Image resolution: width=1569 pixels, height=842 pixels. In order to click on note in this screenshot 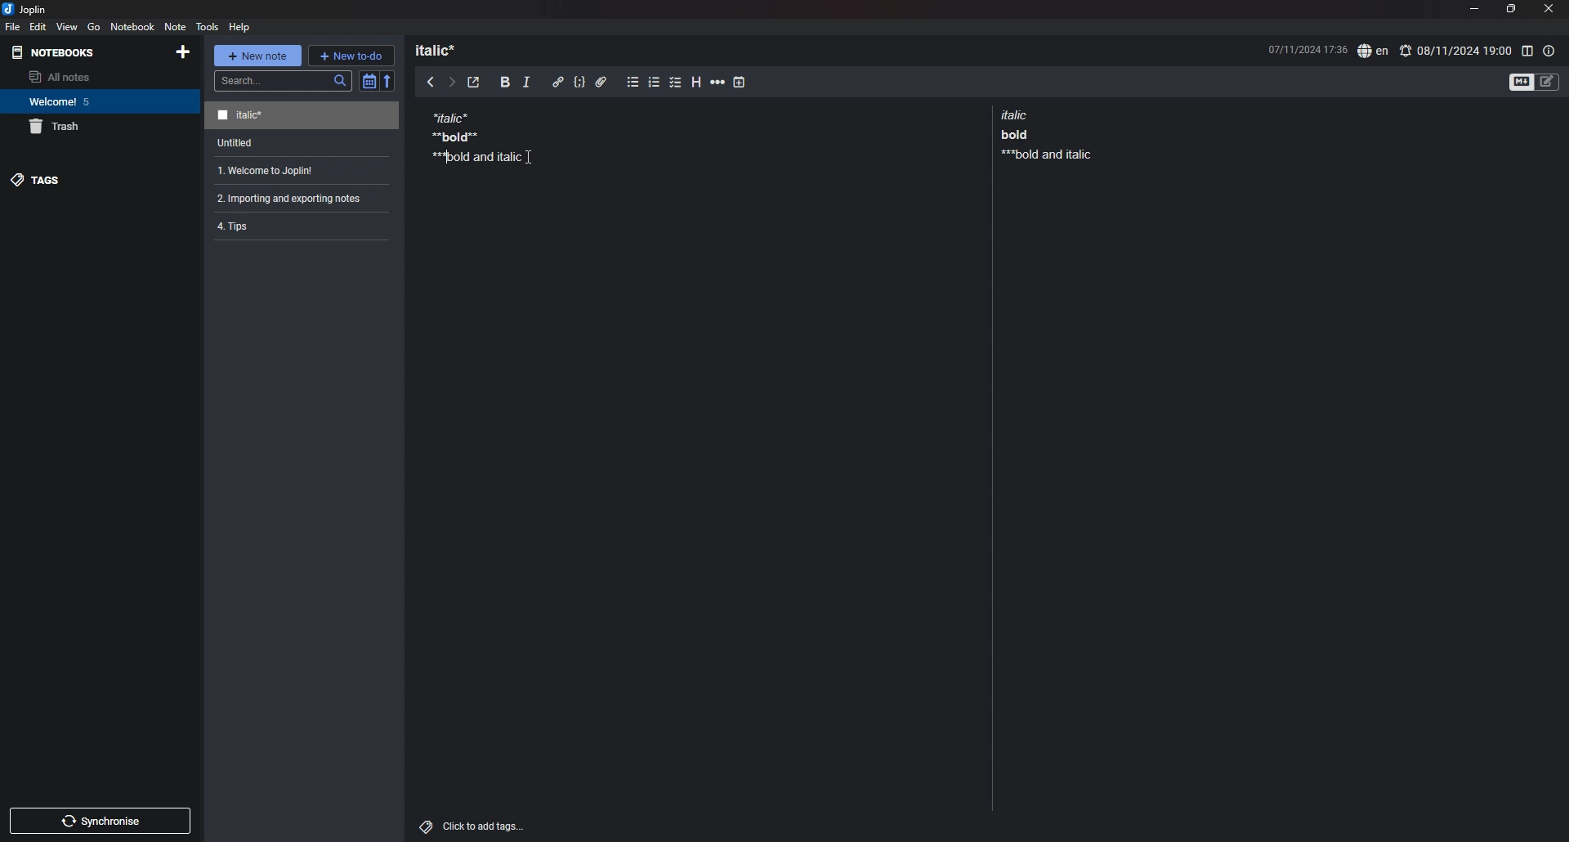, I will do `click(302, 116)`.